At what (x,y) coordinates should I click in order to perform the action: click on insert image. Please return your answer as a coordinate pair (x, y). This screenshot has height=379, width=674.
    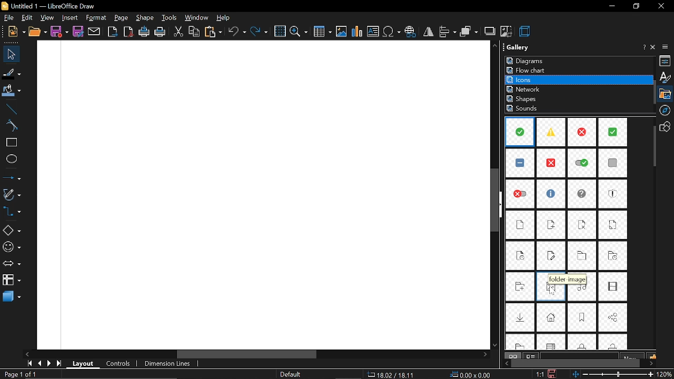
    Looking at the image, I should click on (341, 32).